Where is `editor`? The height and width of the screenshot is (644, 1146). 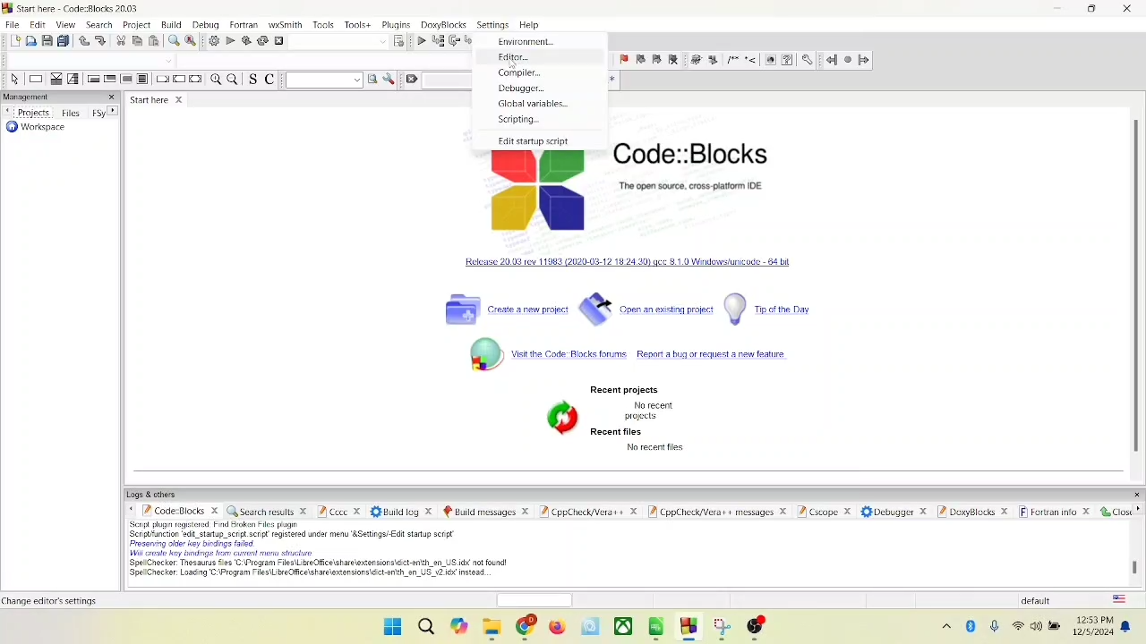
editor is located at coordinates (543, 58).